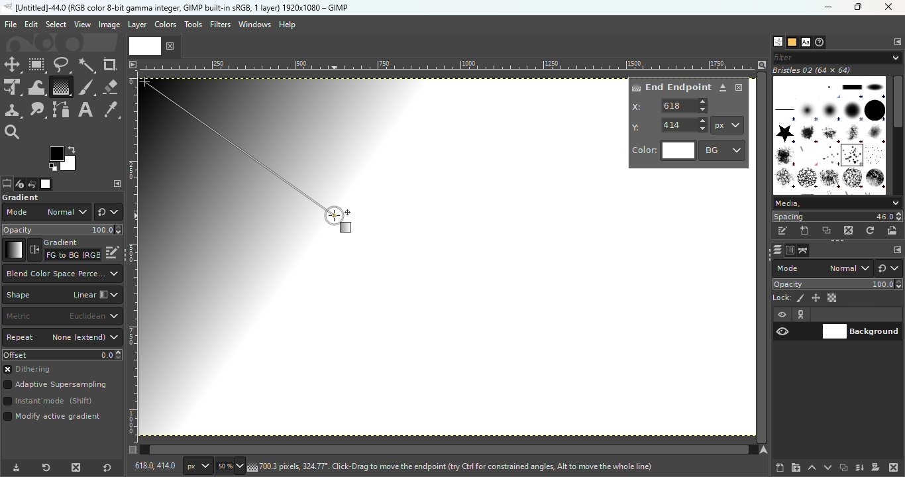 Image resolution: width=905 pixels, height=477 pixels. Describe the element at coordinates (83, 25) in the screenshot. I see `View` at that location.